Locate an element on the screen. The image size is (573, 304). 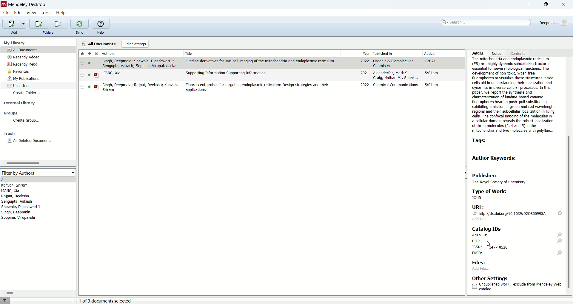
shewale, dipeshwari J is located at coordinates (21, 207).